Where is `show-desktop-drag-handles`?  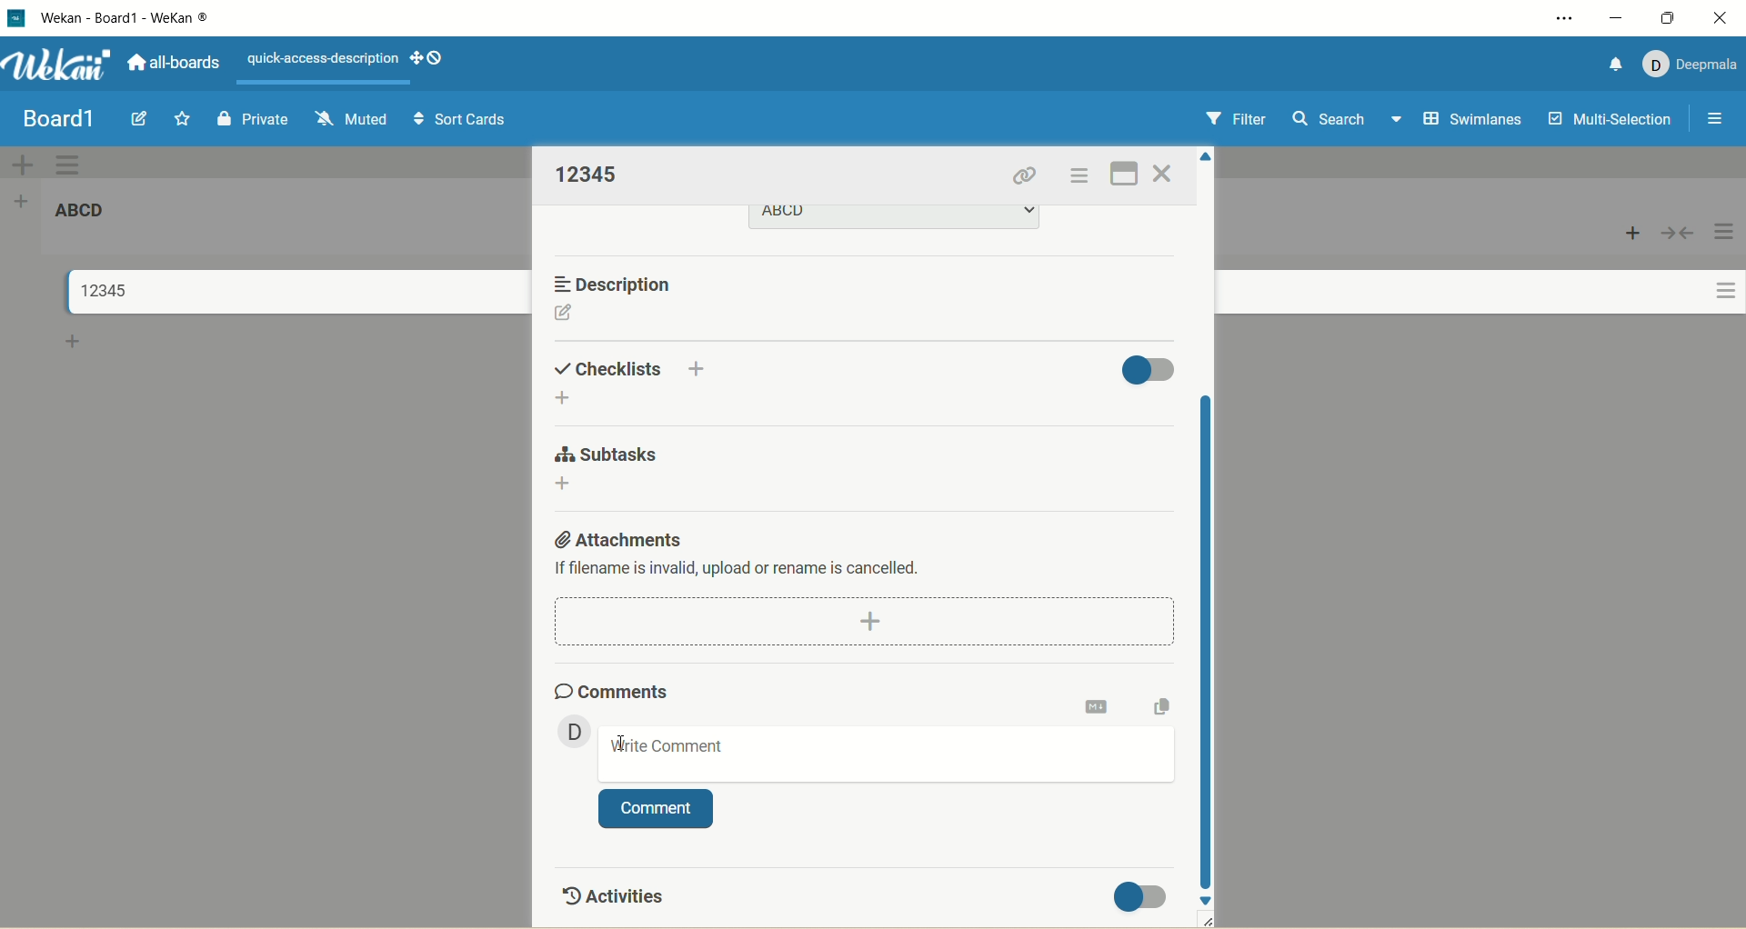 show-desktop-drag-handles is located at coordinates (412, 55).